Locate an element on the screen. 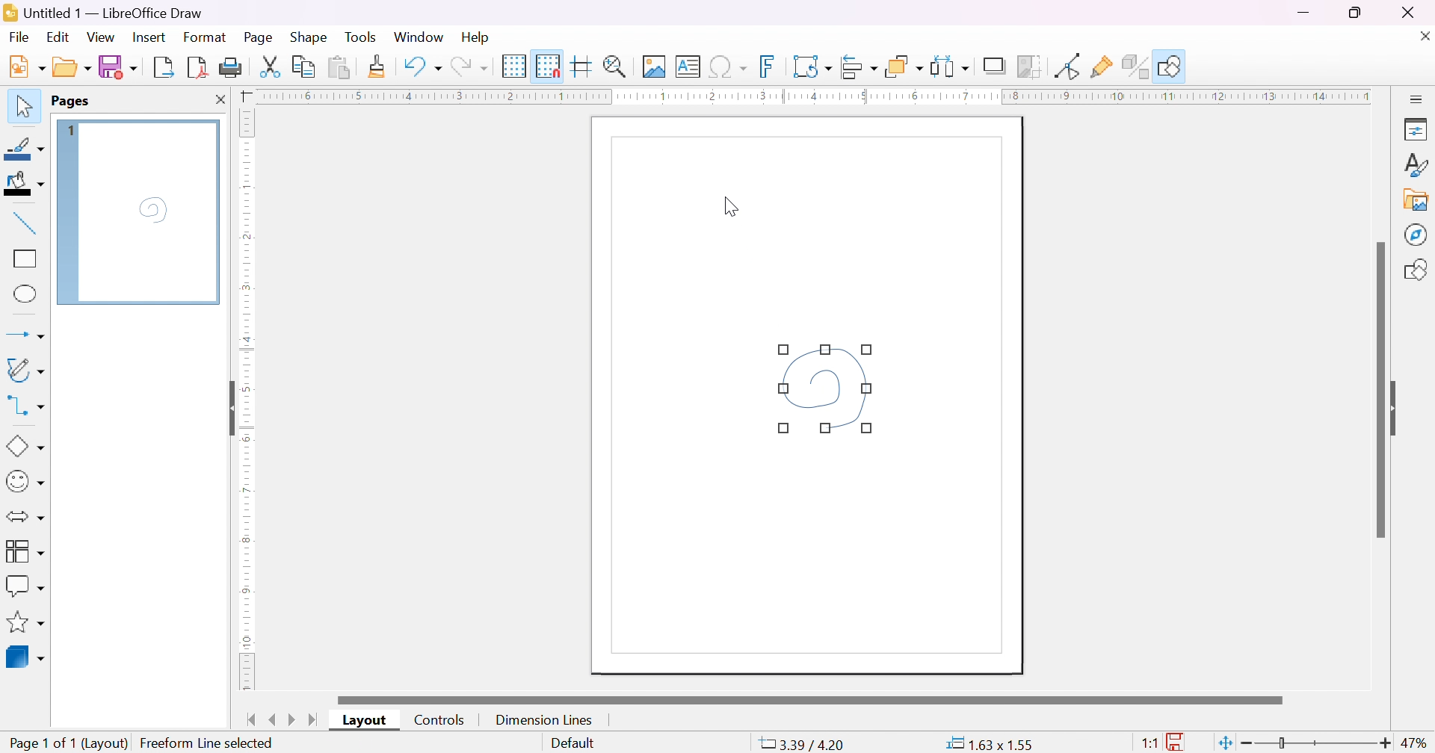 The width and height of the screenshot is (1435, 753). help is located at coordinates (475, 37).